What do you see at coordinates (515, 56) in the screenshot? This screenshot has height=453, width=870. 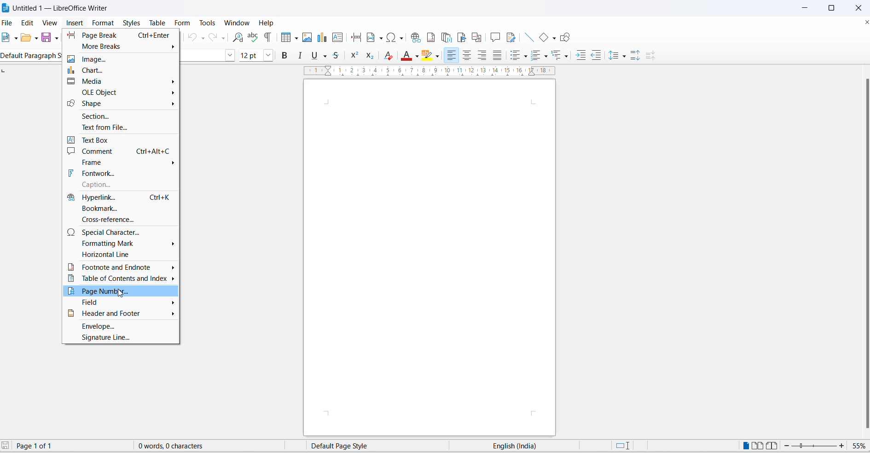 I see `toggle unordered list` at bounding box center [515, 56].